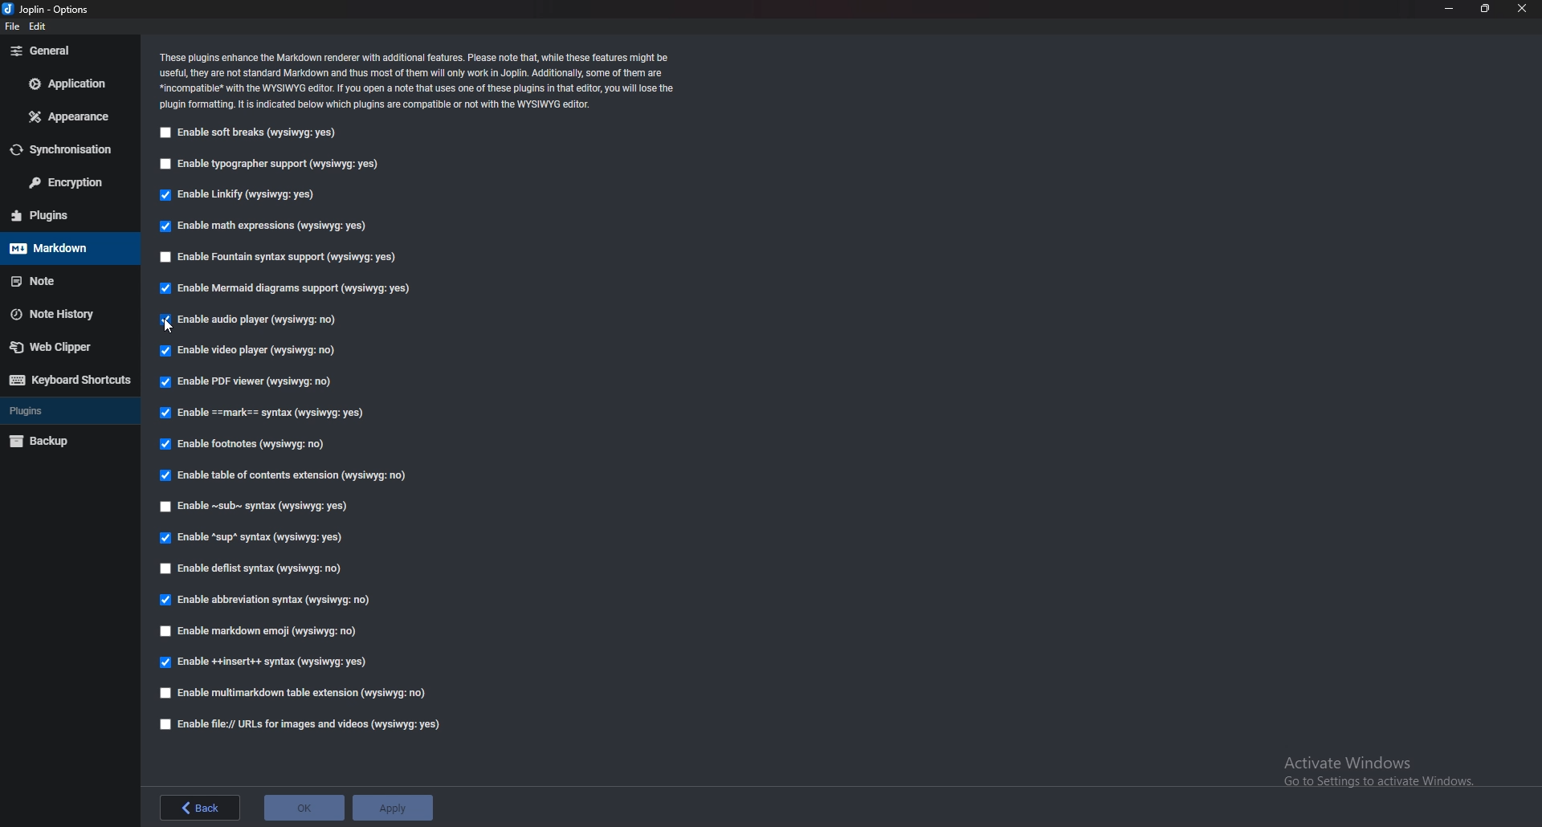 This screenshot has height=827, width=1542. Describe the element at coordinates (71, 313) in the screenshot. I see `Note history` at that location.